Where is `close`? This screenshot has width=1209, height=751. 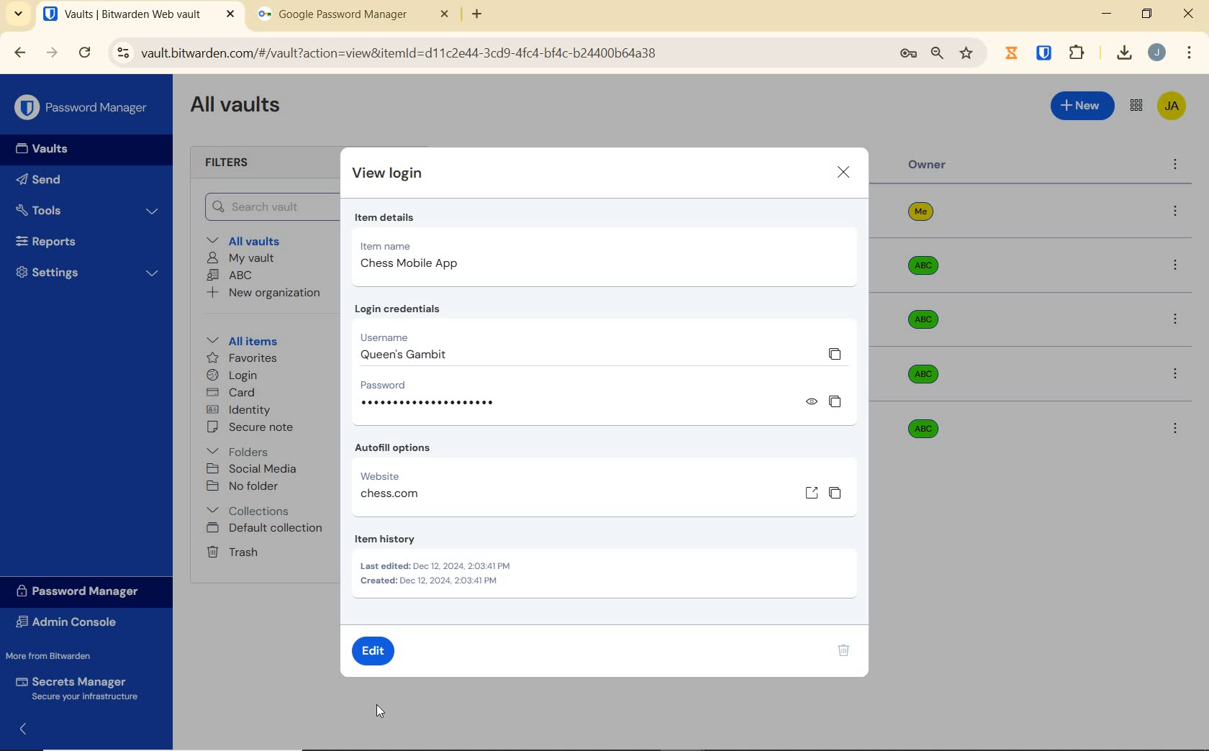 close is located at coordinates (844, 174).